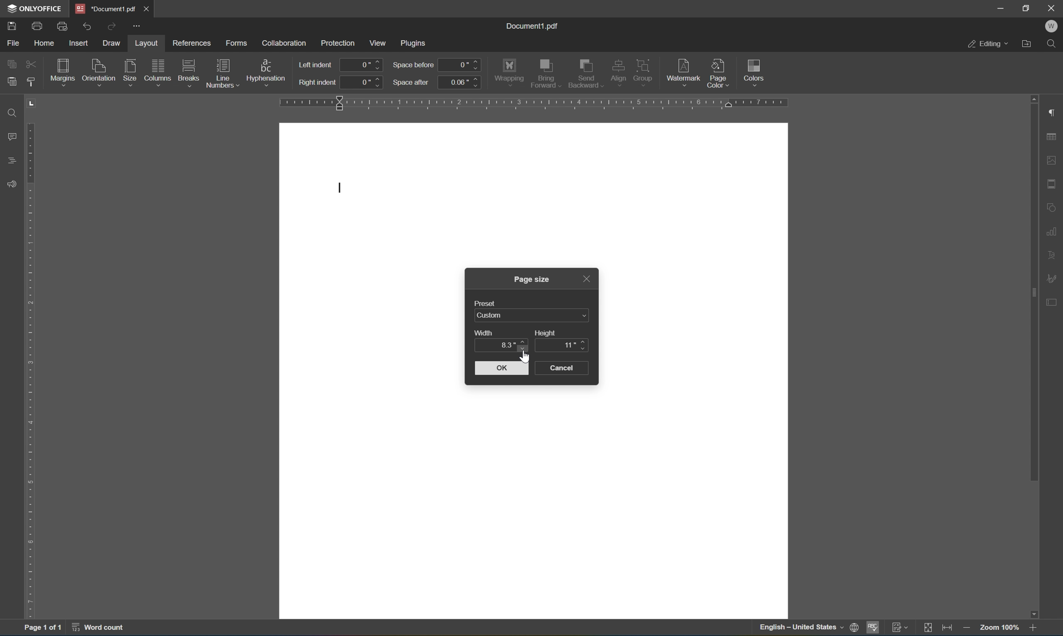  Describe the element at coordinates (567, 369) in the screenshot. I see `cancel` at that location.